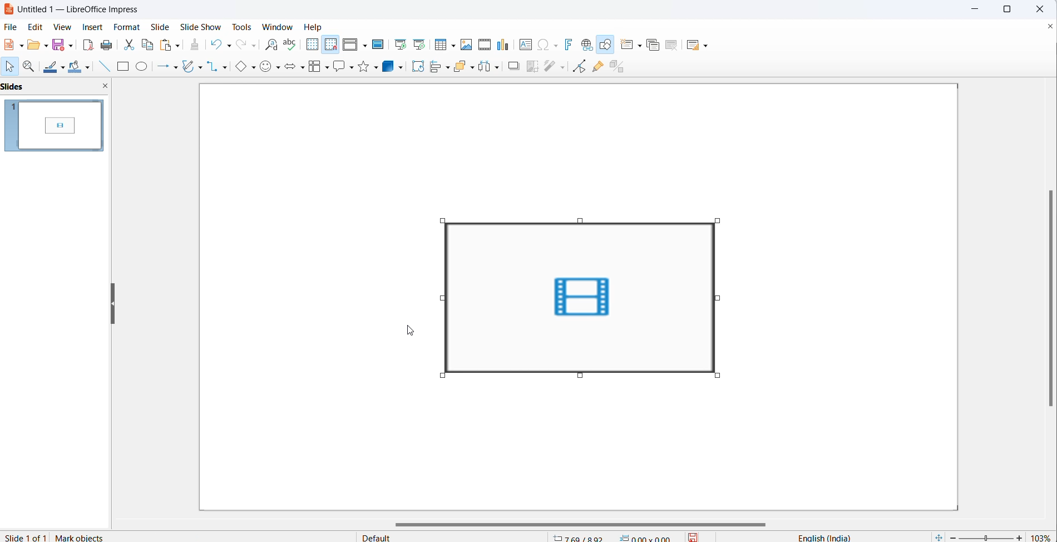 This screenshot has height=542, width=1057. Describe the element at coordinates (8, 9) in the screenshot. I see `logo` at that location.